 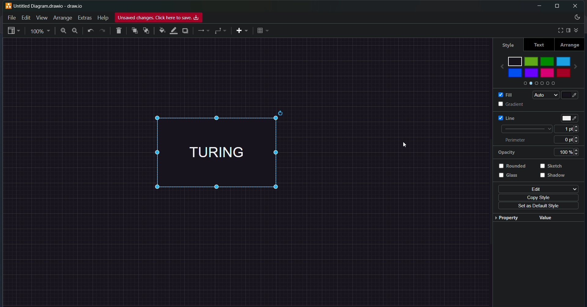 I want to click on shadow, so click(x=186, y=31).